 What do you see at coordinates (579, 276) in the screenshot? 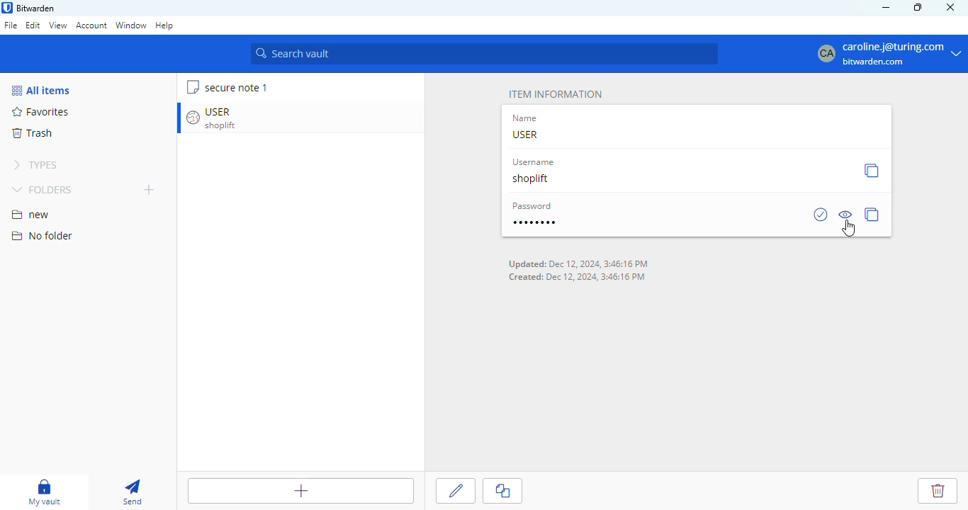
I see `Created: Dec 12. 2024 3:46:16 PM` at bounding box center [579, 276].